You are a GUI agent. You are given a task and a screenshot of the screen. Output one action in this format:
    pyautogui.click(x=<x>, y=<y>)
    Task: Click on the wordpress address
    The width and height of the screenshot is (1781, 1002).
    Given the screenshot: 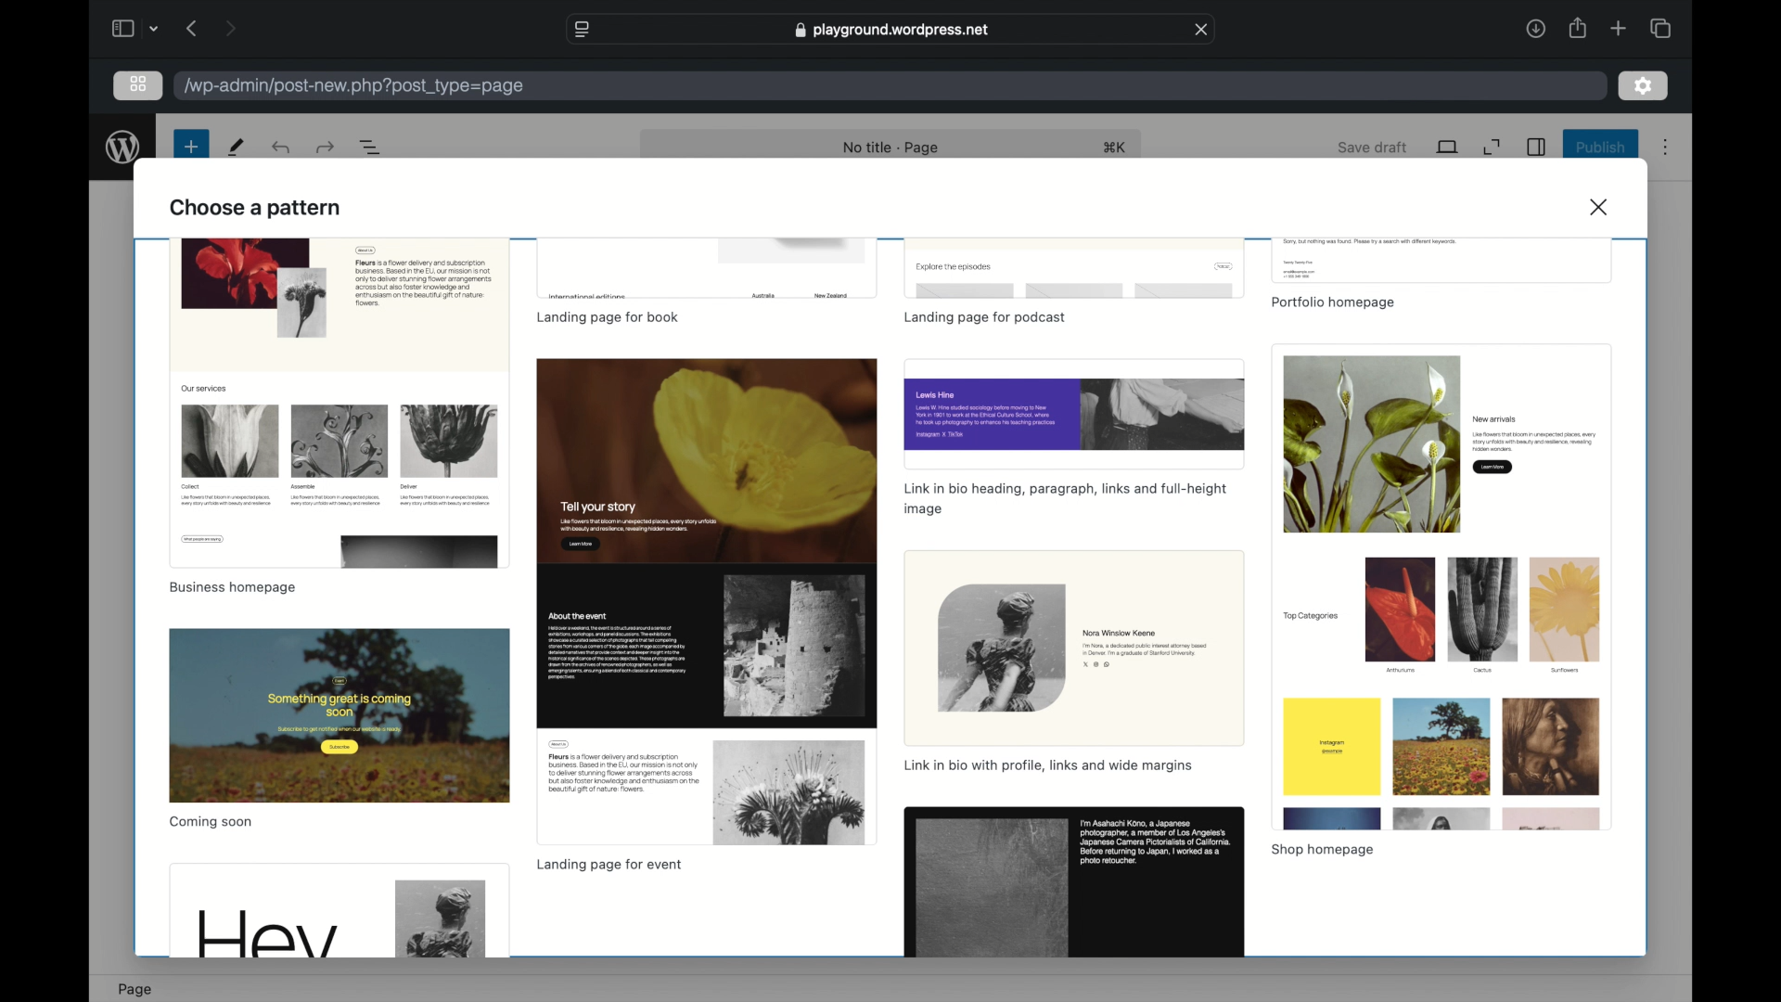 What is the action you would take?
    pyautogui.click(x=355, y=85)
    